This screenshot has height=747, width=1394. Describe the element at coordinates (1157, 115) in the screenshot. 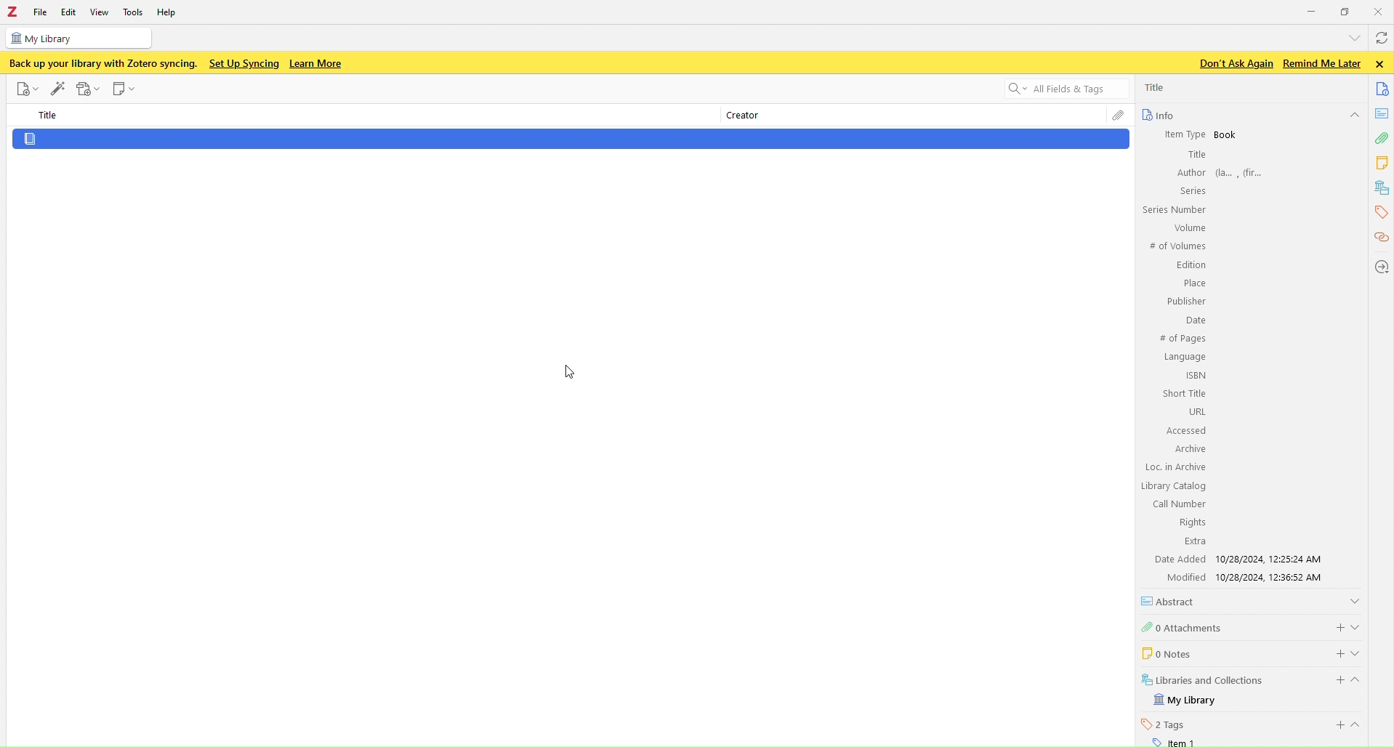

I see `Info` at that location.